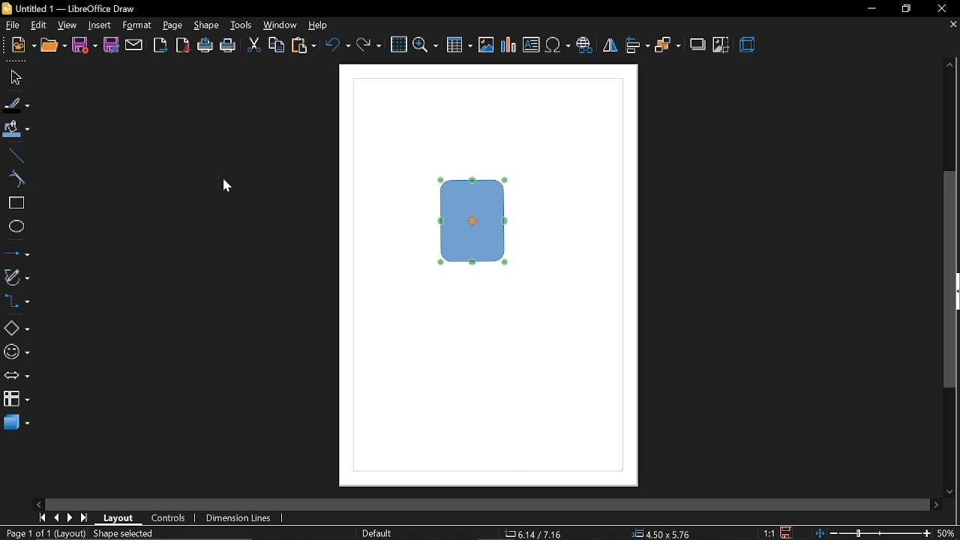 This screenshot has width=960, height=540. I want to click on next page, so click(70, 518).